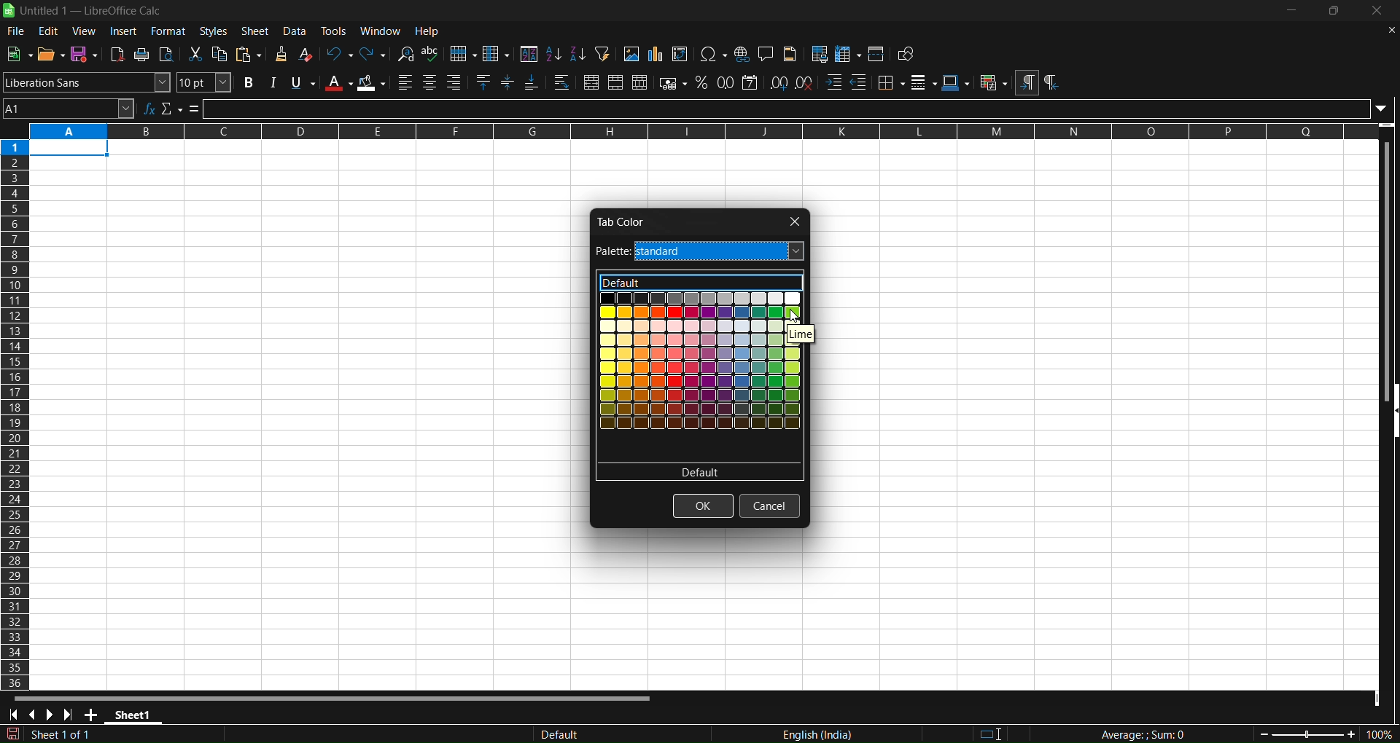 The height and width of the screenshot is (743, 1400). I want to click on wrap text, so click(562, 84).